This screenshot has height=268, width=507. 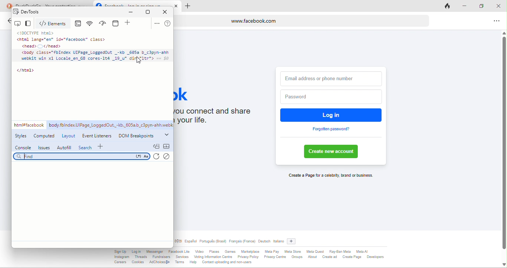 I want to click on collapse, so click(x=167, y=146).